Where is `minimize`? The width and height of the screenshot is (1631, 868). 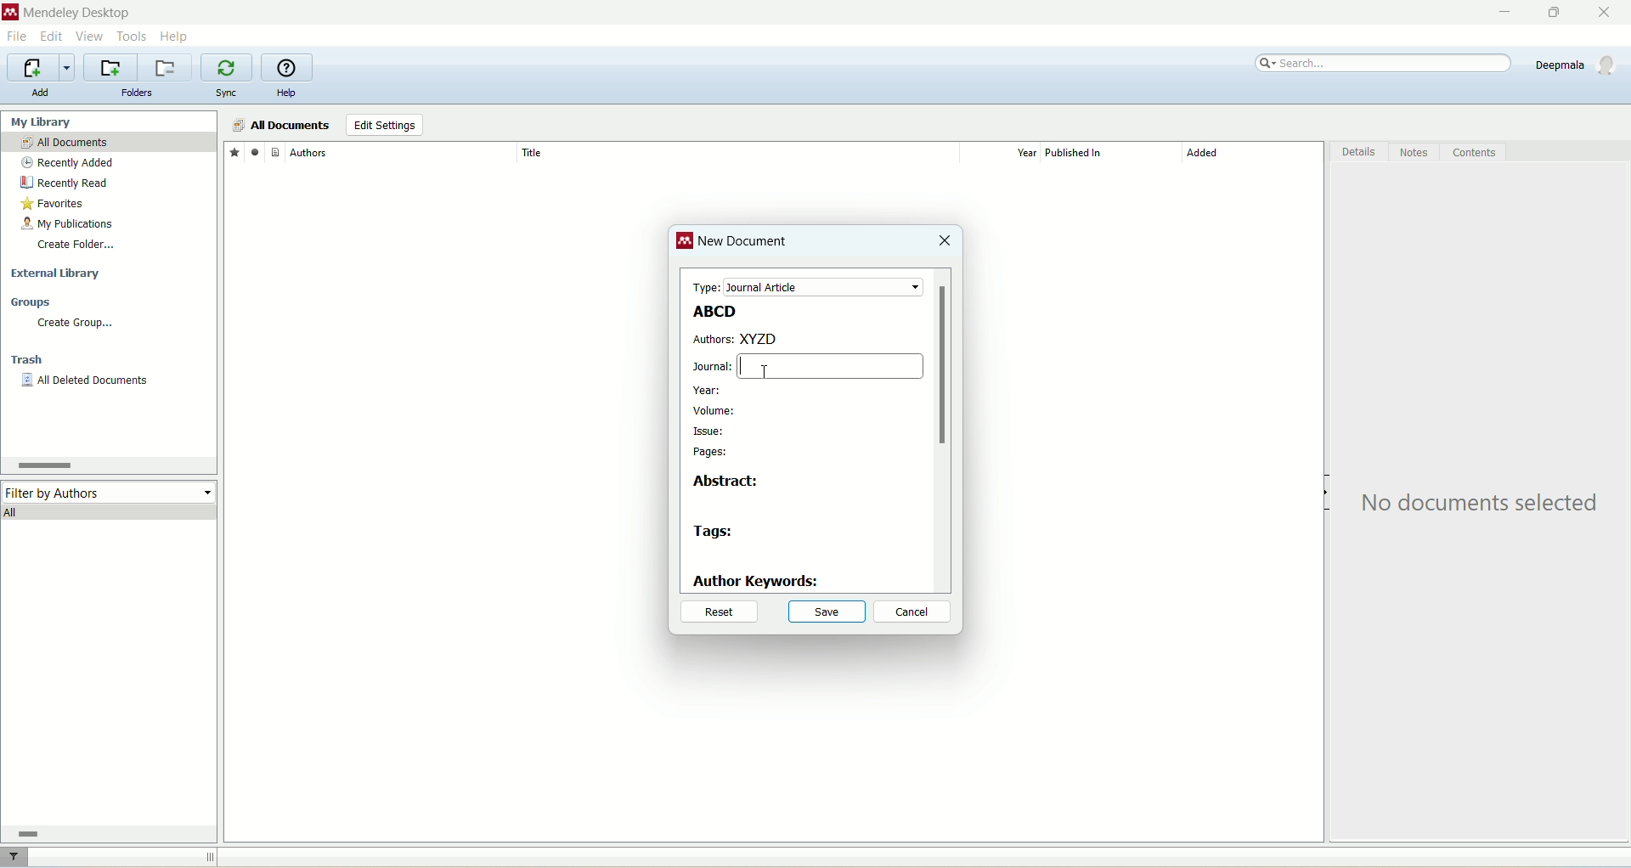 minimize is located at coordinates (1501, 13).